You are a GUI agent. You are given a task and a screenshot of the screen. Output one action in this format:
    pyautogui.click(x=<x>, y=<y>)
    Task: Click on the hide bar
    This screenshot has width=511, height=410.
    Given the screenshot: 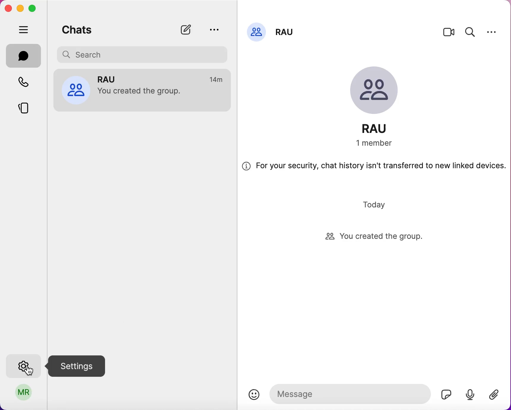 What is the action you would take?
    pyautogui.click(x=22, y=30)
    